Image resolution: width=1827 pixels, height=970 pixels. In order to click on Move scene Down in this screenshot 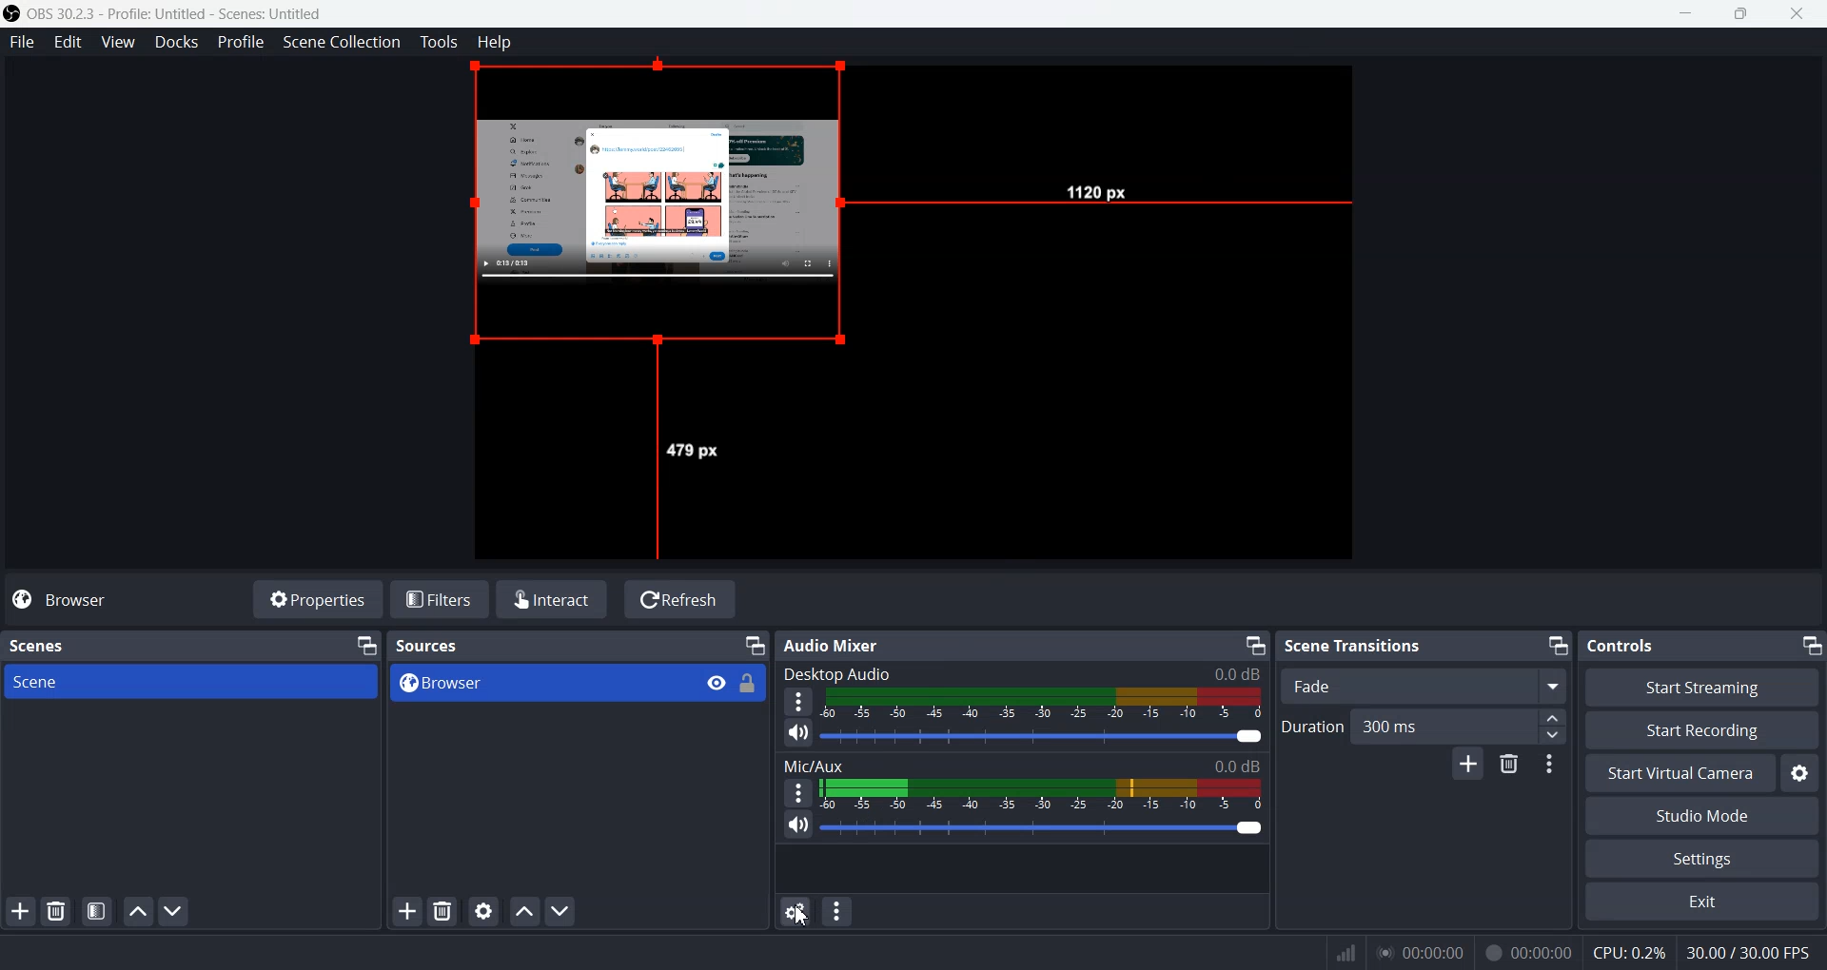, I will do `click(175, 912)`.